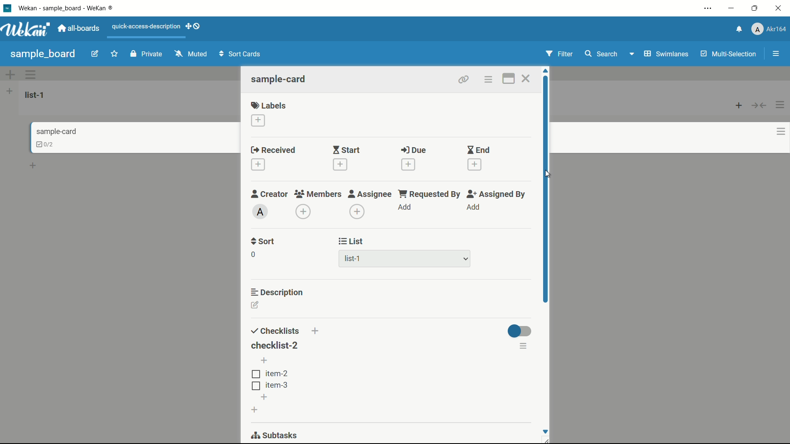  What do you see at coordinates (350, 259) in the screenshot?
I see `list-1` at bounding box center [350, 259].